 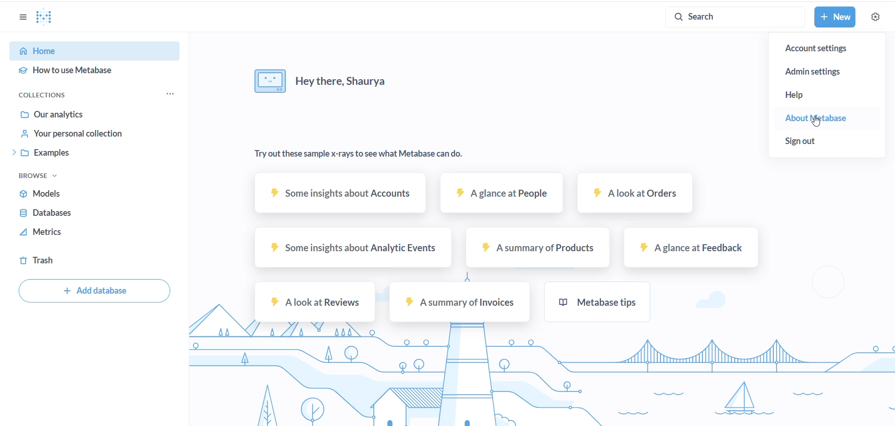 What do you see at coordinates (320, 82) in the screenshot?
I see `Hey there, Shaurya` at bounding box center [320, 82].